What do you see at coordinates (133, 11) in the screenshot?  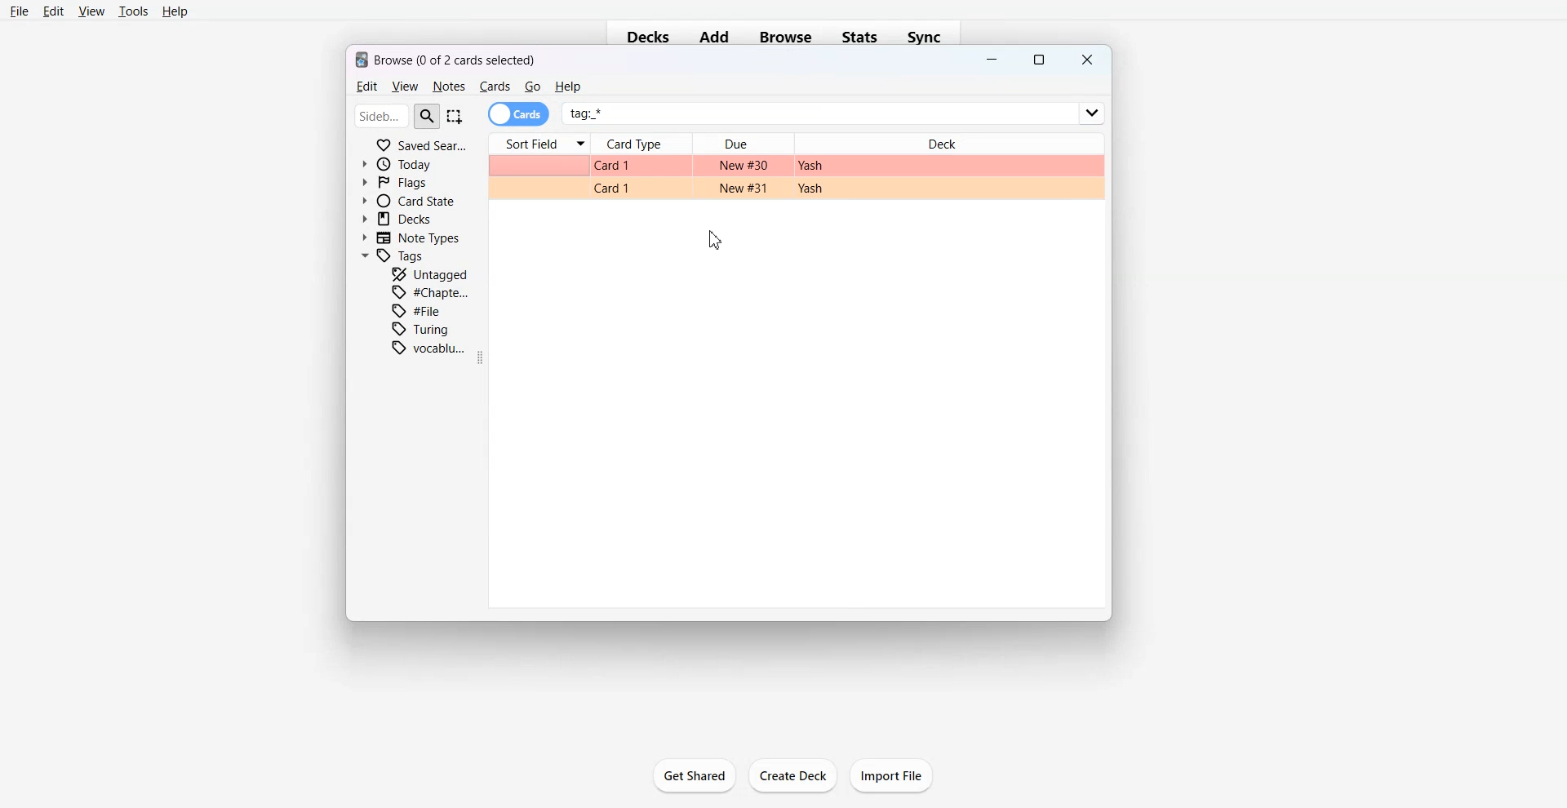 I see `Tools` at bounding box center [133, 11].